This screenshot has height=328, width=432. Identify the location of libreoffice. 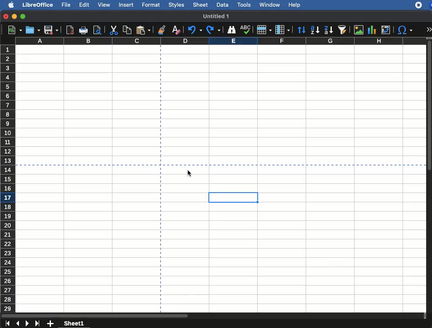
(38, 4).